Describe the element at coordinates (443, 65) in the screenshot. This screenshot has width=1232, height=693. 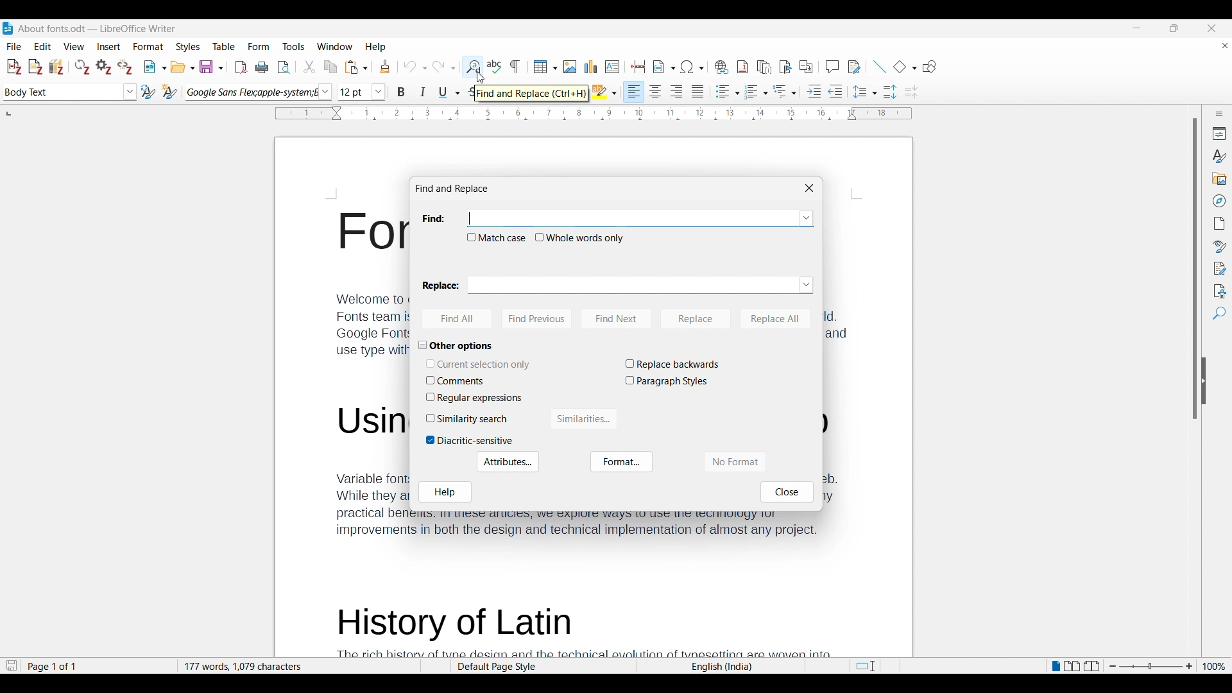
I see `Redo` at that location.